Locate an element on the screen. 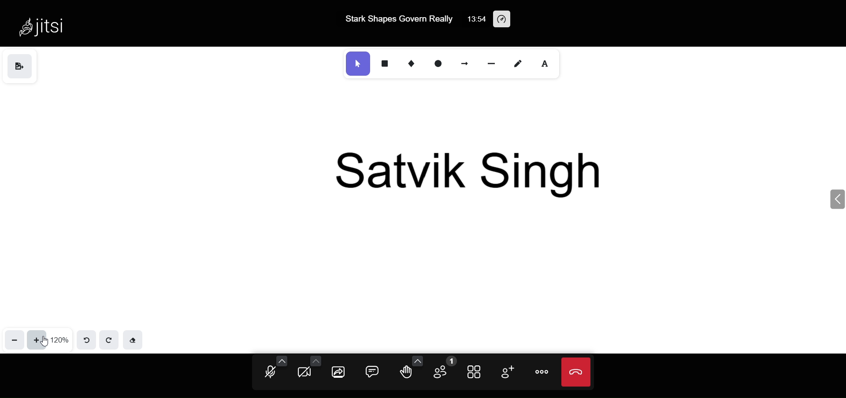 This screenshot has height=398, width=846. select is located at coordinates (357, 63).